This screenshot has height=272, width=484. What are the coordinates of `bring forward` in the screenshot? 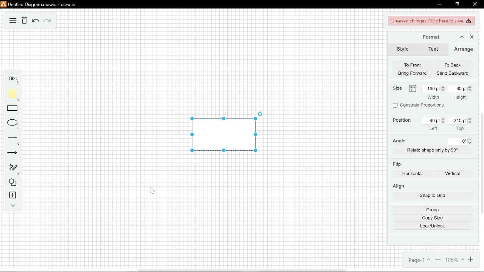 It's located at (412, 73).